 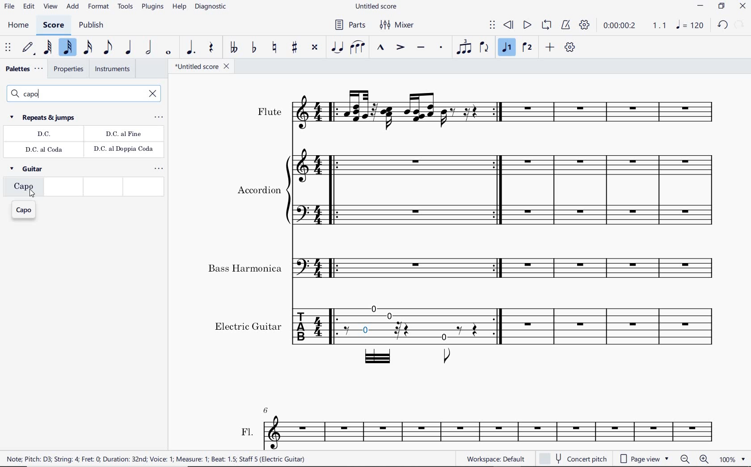 I want to click on zoom factor, so click(x=731, y=459).